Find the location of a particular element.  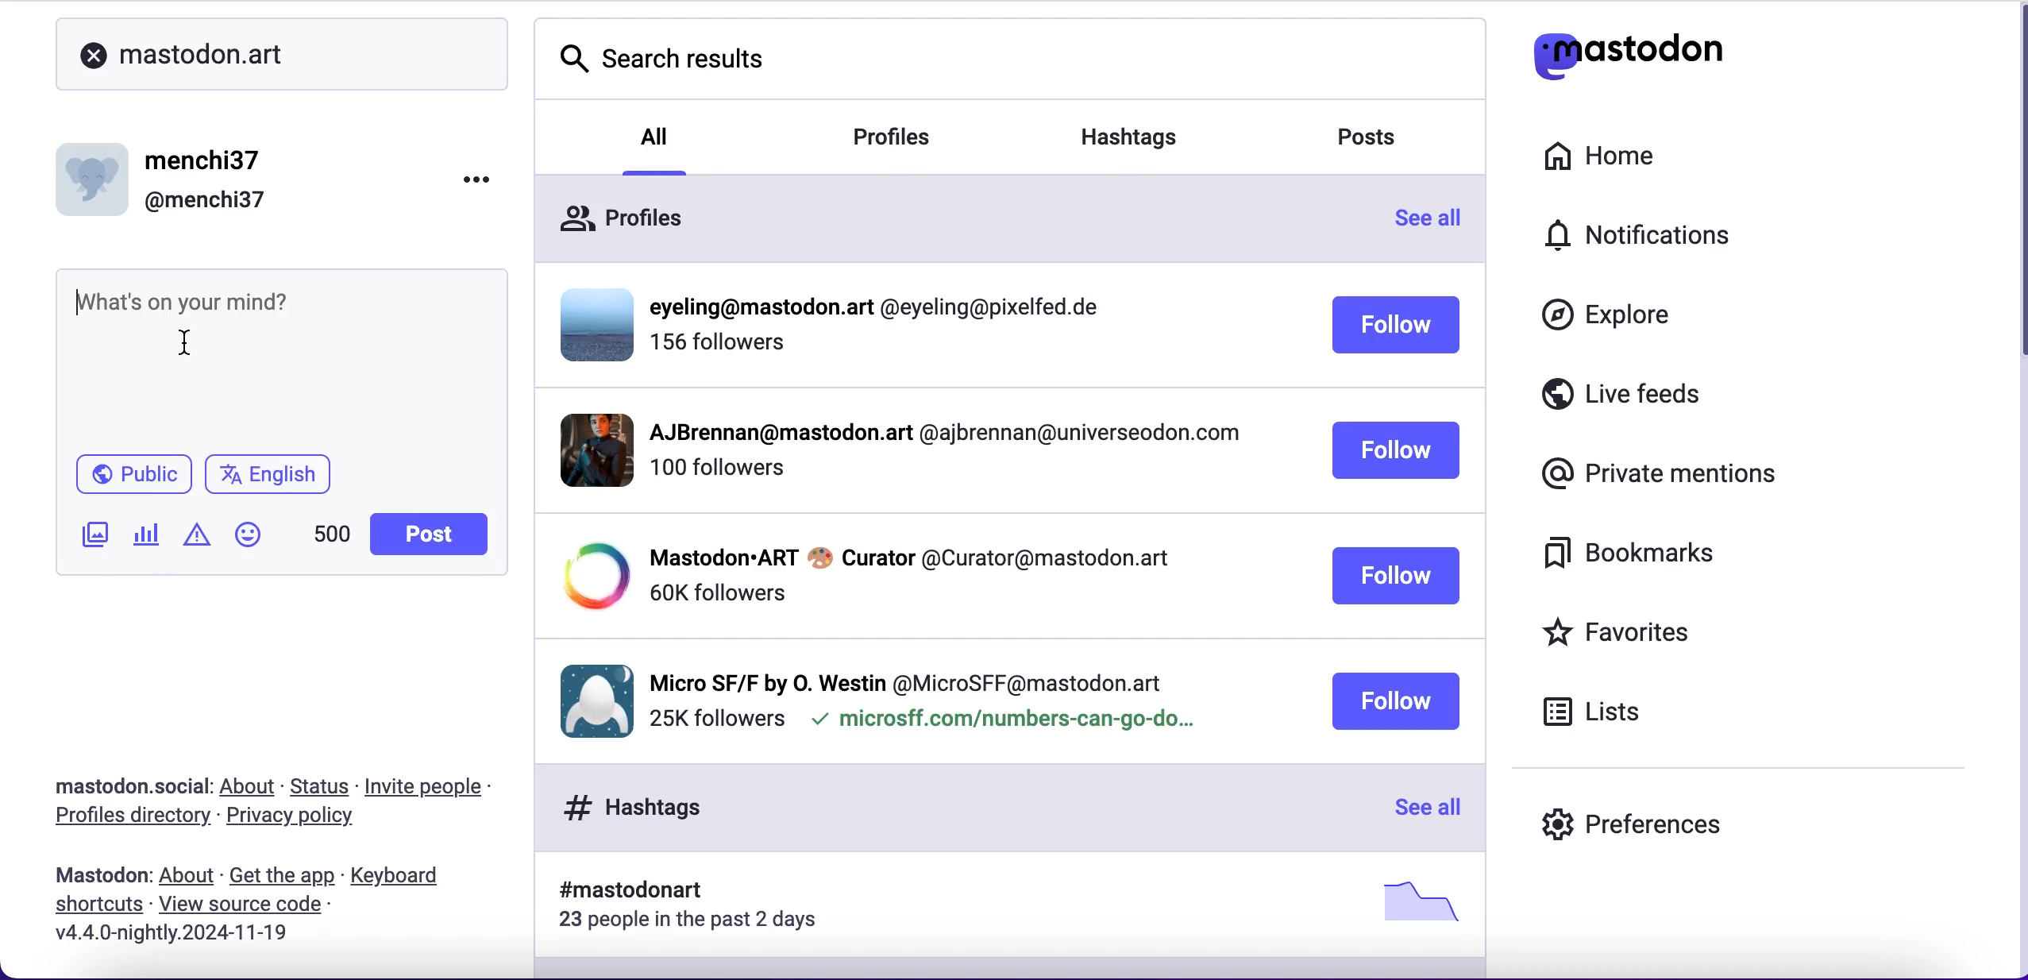

profile is located at coordinates (909, 556).